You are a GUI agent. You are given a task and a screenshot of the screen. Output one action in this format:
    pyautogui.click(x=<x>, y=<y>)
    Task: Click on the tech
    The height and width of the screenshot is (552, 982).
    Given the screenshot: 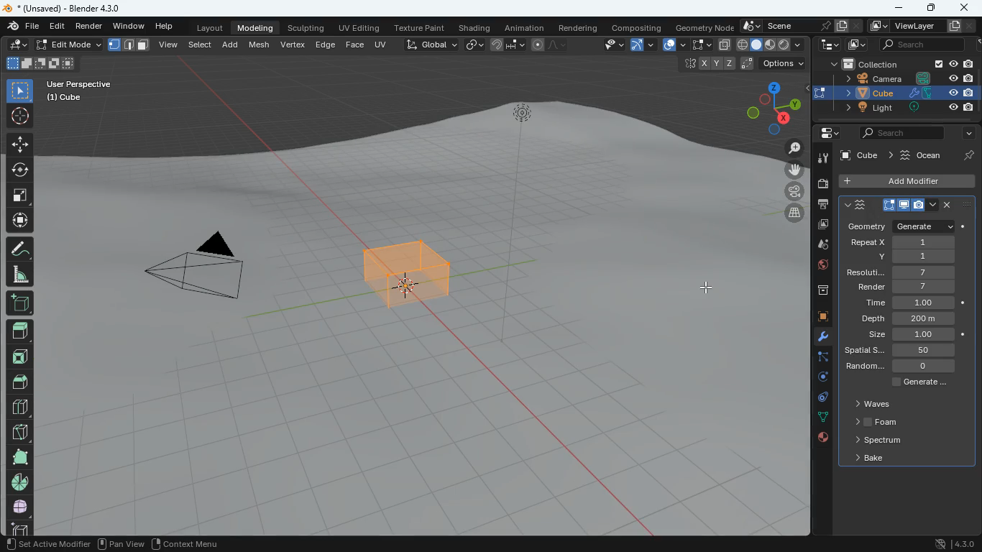 What is the action you would take?
    pyautogui.click(x=827, y=45)
    